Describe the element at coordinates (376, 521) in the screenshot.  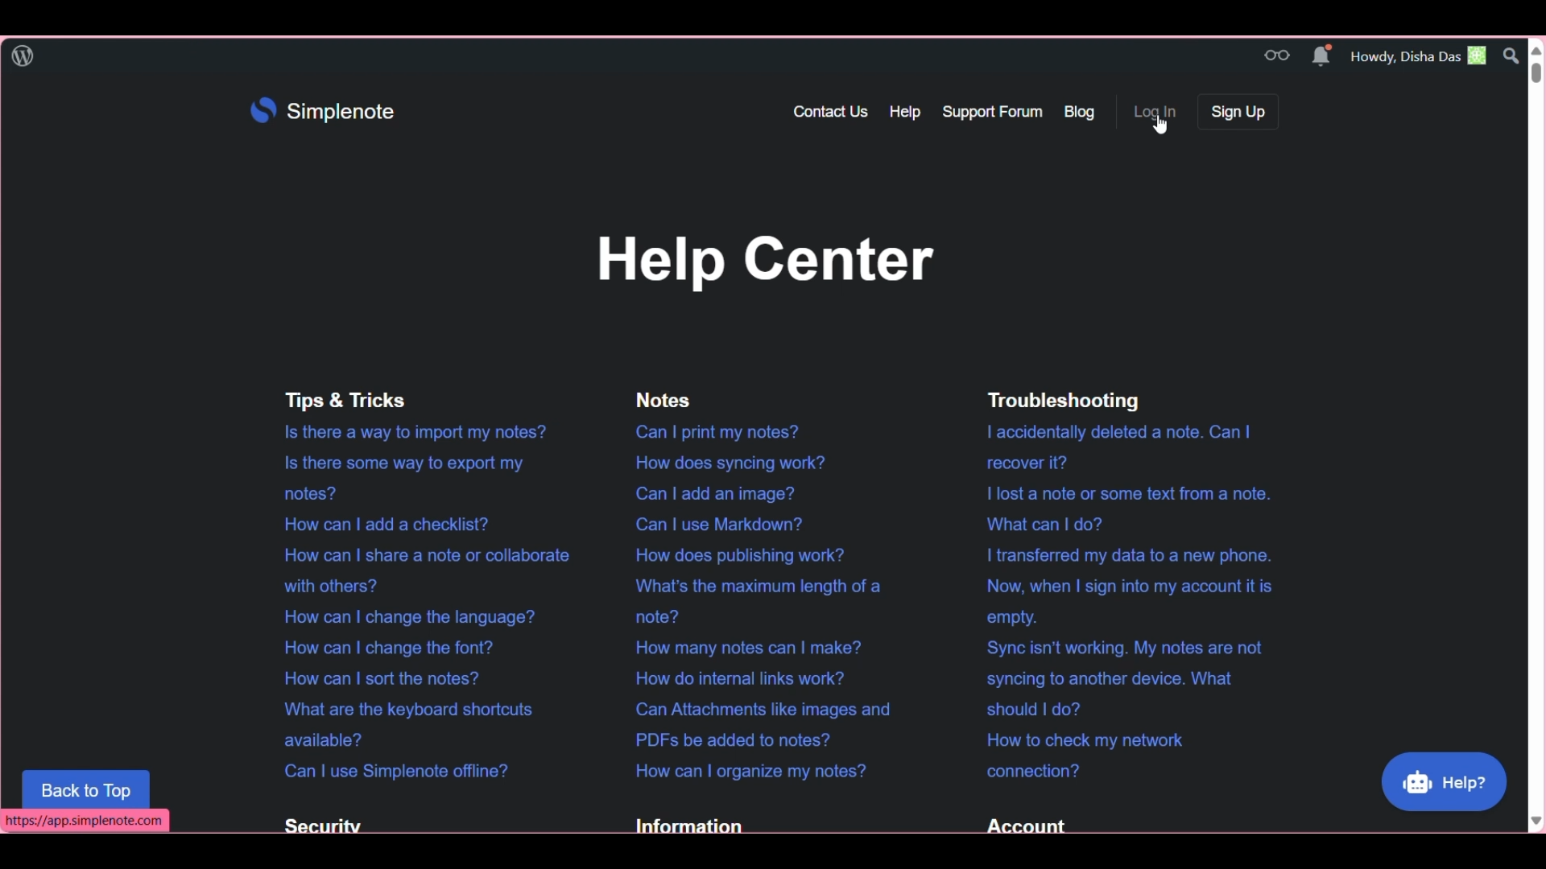
I see `How can | add a checklist?` at that location.